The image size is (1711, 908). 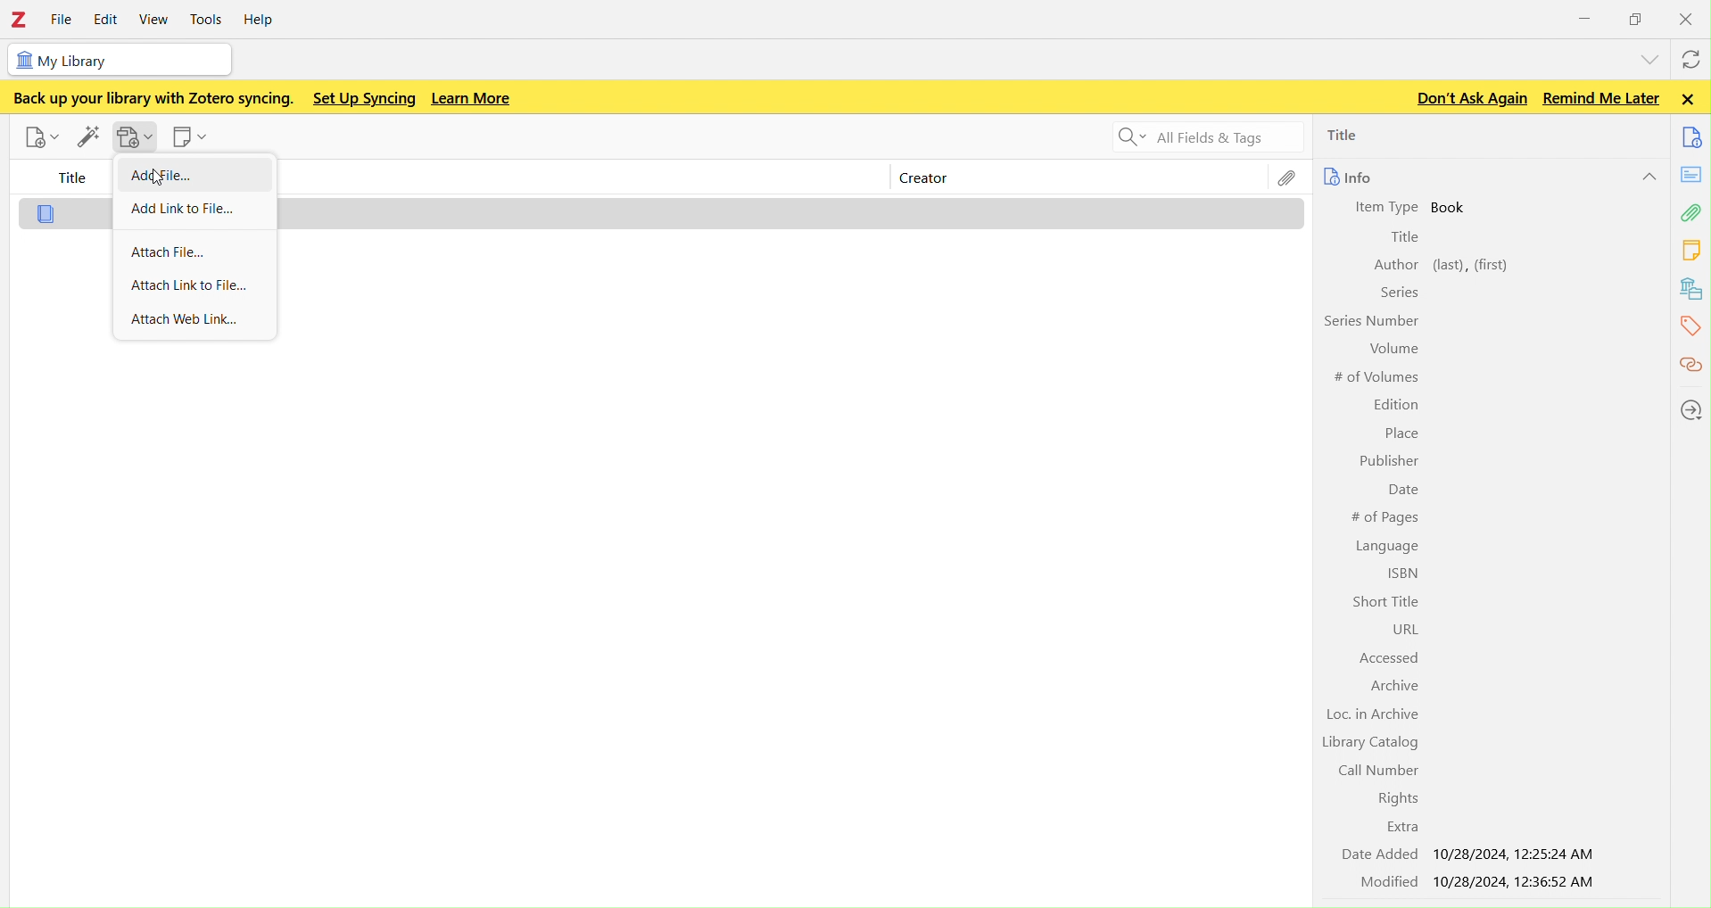 I want to click on attach link to file, so click(x=200, y=285).